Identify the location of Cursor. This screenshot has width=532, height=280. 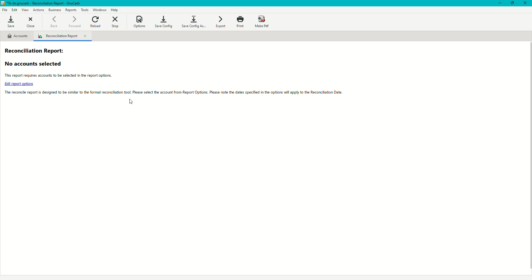
(133, 100).